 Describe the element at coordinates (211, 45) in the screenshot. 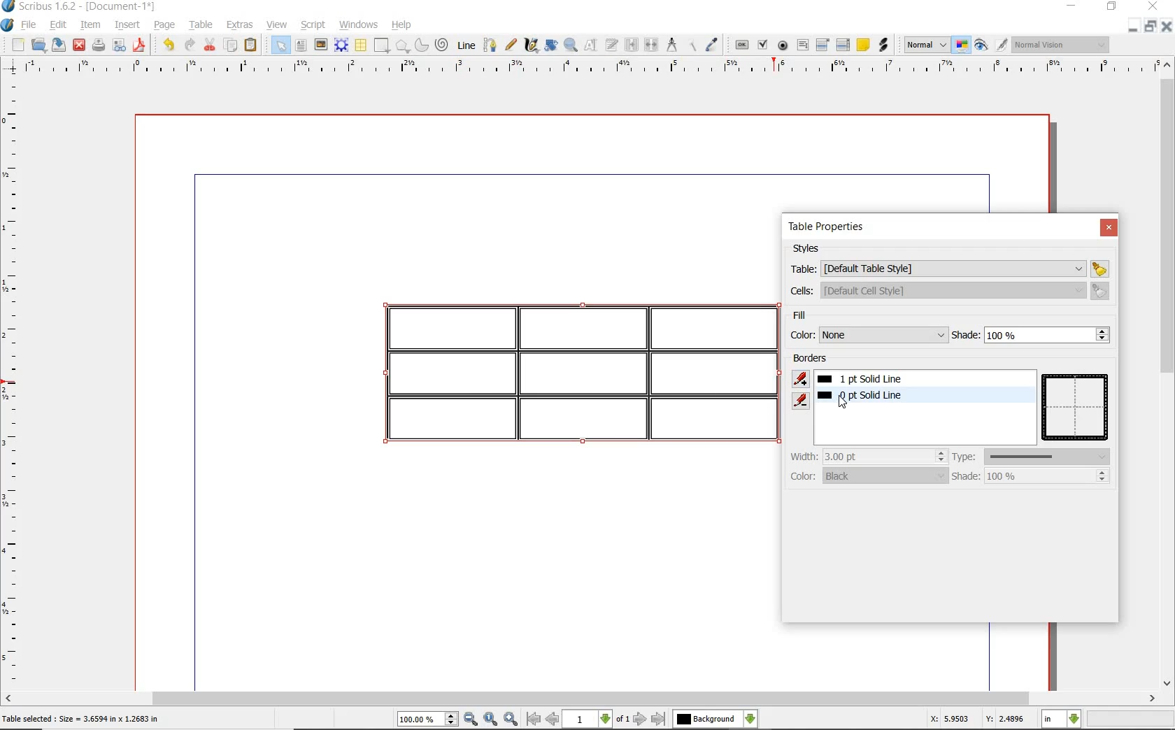

I see `cut` at that location.